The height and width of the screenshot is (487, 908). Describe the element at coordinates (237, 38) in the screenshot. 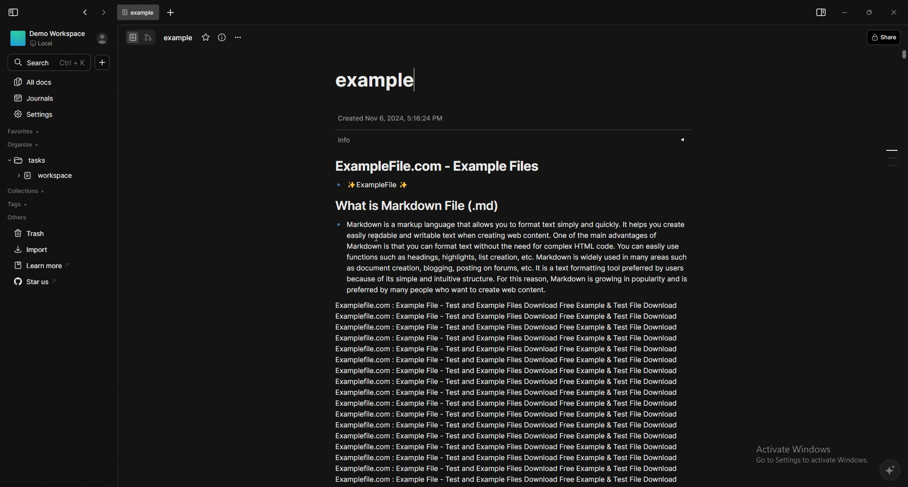

I see `options` at that location.